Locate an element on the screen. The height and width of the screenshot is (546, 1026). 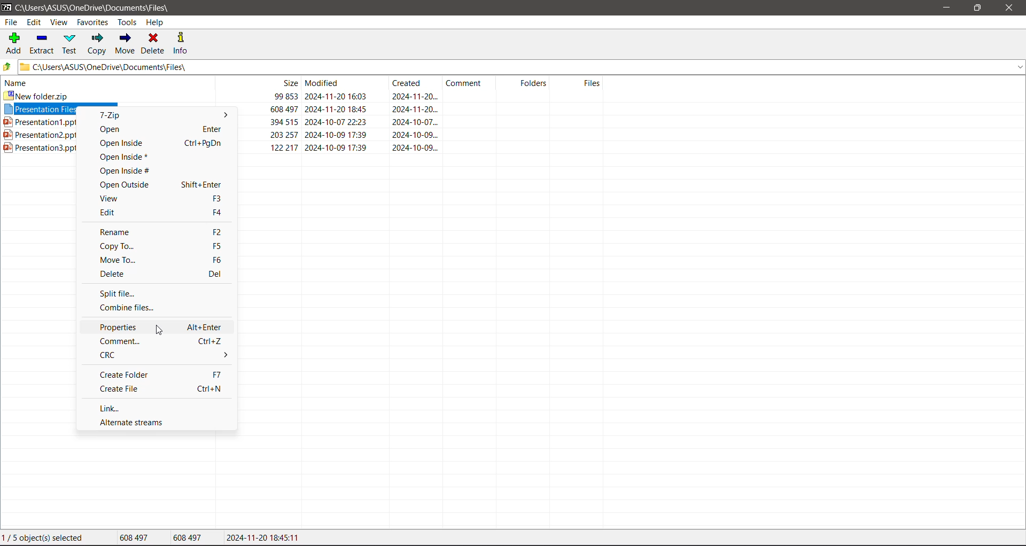
Tools is located at coordinates (128, 21).